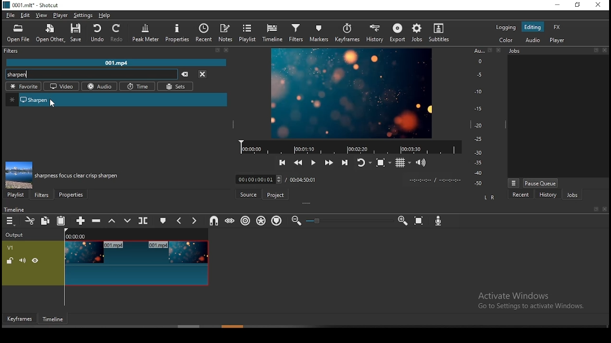  I want to click on favorites, so click(23, 86).